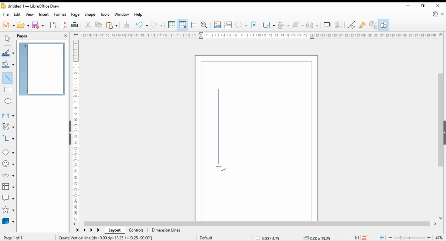 The image size is (446, 241). I want to click on page 1 of 1, so click(14, 238).